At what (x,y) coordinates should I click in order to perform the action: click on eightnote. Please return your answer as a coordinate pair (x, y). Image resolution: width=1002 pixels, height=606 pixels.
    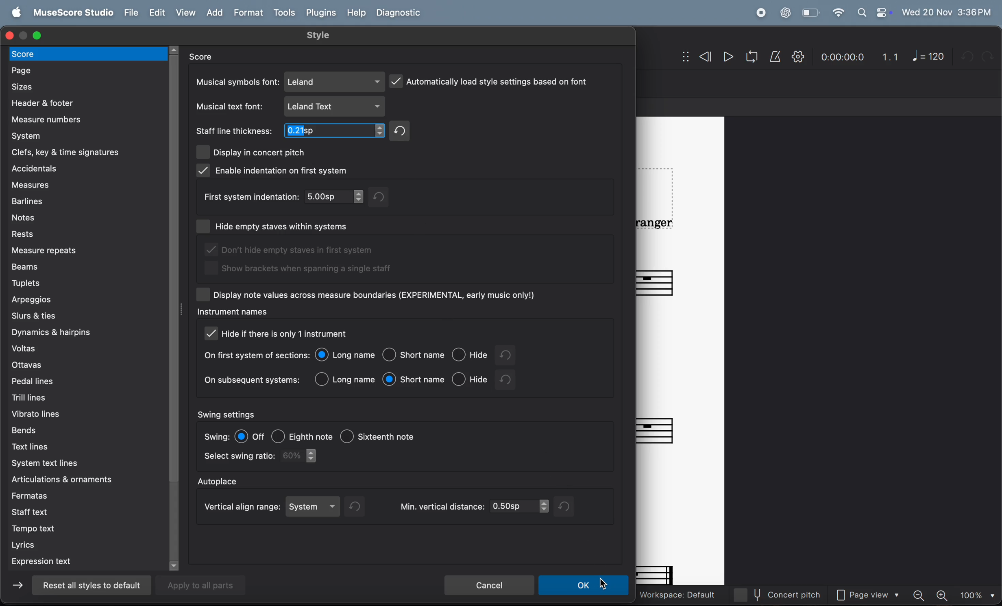
    Looking at the image, I should click on (303, 434).